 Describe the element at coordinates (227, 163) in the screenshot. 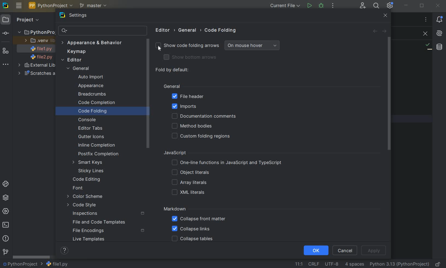

I see `ONE-LINE FUNCTIONS IN JAVASCRIPT AND TYPESCRIPT` at that location.